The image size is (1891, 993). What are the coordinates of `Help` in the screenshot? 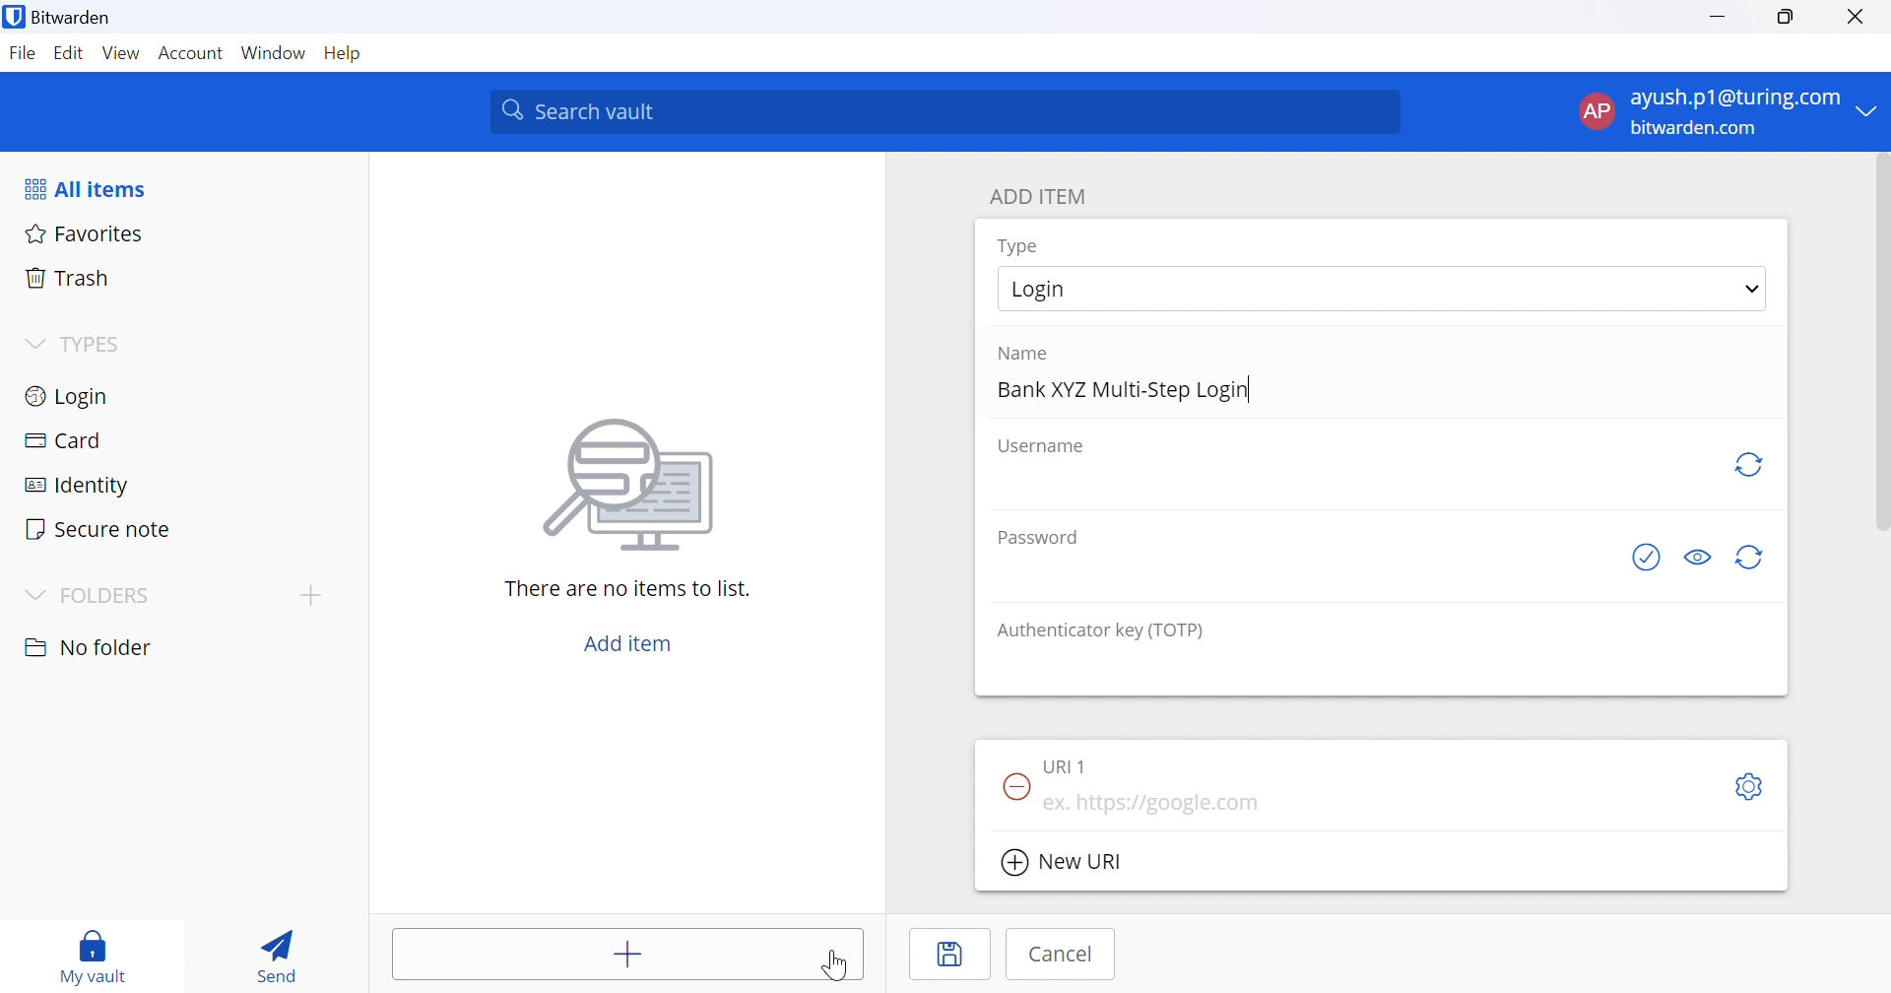 It's located at (344, 55).